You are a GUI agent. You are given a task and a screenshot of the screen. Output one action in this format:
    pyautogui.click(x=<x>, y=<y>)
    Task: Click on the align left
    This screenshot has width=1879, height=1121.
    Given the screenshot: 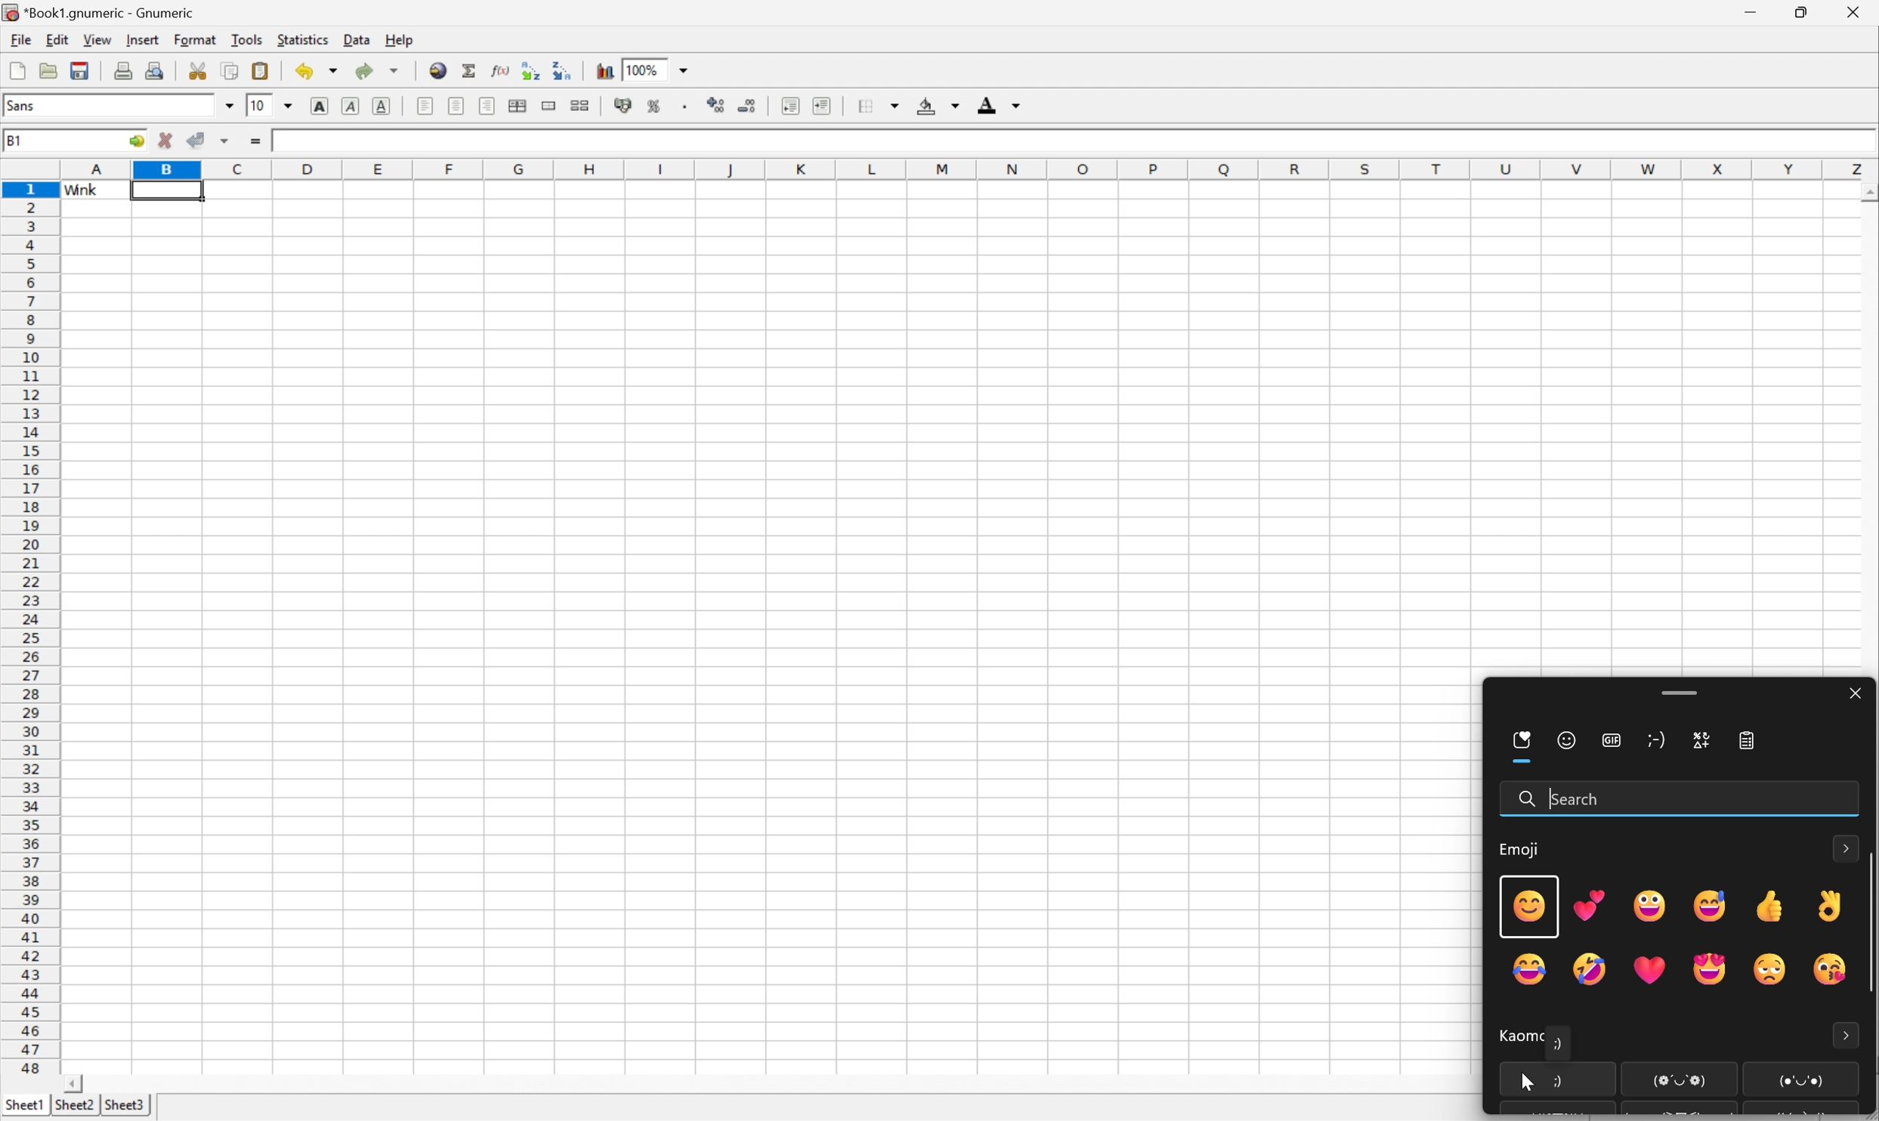 What is the action you would take?
    pyautogui.click(x=428, y=106)
    